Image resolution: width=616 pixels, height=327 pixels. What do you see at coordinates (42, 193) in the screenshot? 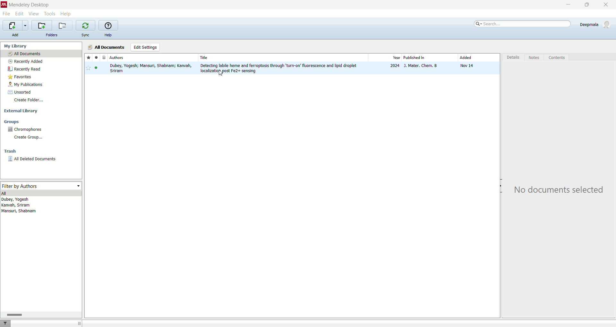
I see `all` at bounding box center [42, 193].